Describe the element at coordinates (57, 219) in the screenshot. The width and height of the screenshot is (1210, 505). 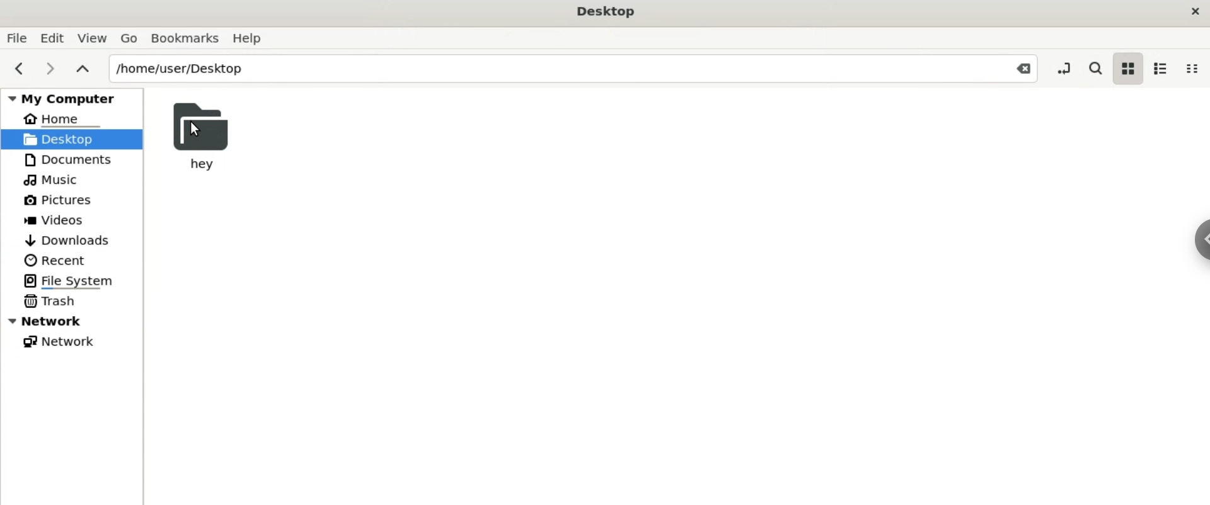
I see `videos` at that location.